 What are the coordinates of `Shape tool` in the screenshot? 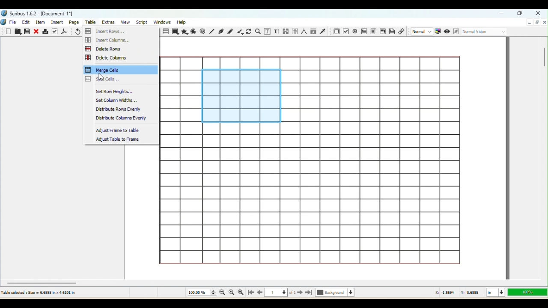 It's located at (176, 32).